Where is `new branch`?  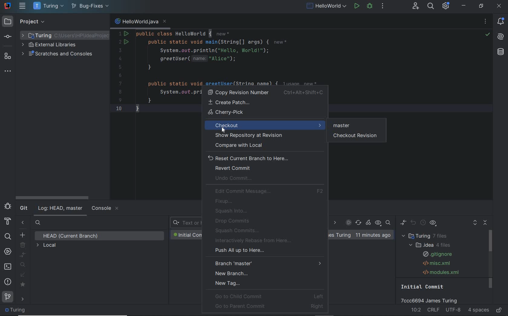
new branch is located at coordinates (23, 235).